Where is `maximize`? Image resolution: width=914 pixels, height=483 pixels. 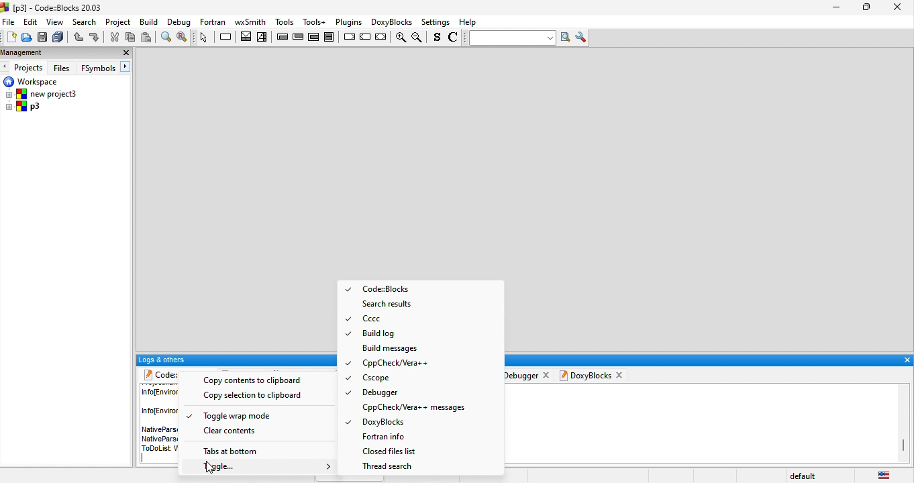 maximize is located at coordinates (863, 8).